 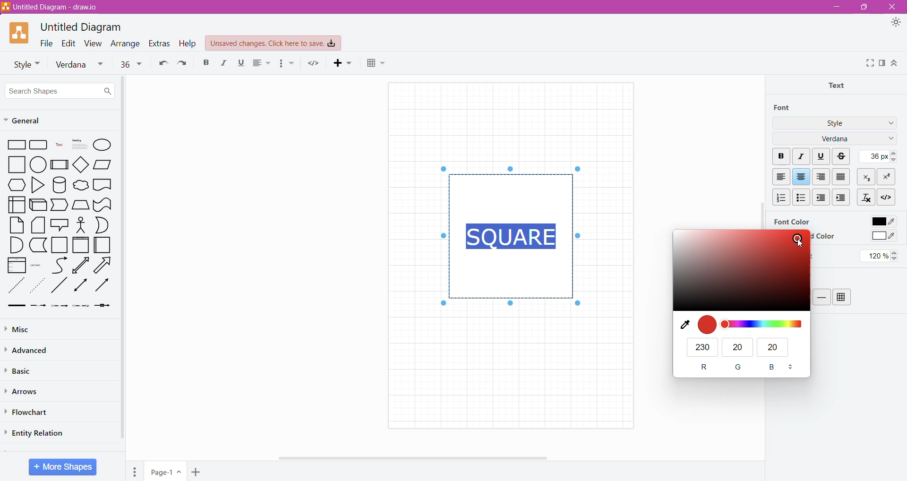 I want to click on Vertical Scroll Bar, so click(x=758, y=193).